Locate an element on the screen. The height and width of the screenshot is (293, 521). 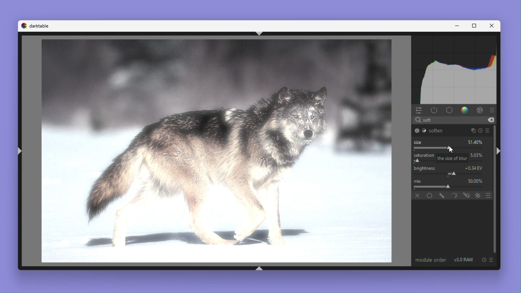
Value  is located at coordinates (477, 155).